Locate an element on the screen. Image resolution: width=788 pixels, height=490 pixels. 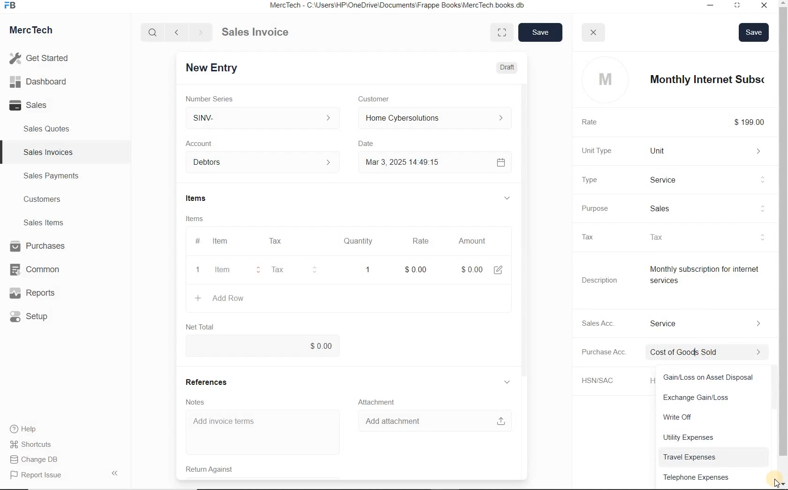
+ Add Row is located at coordinates (235, 299).